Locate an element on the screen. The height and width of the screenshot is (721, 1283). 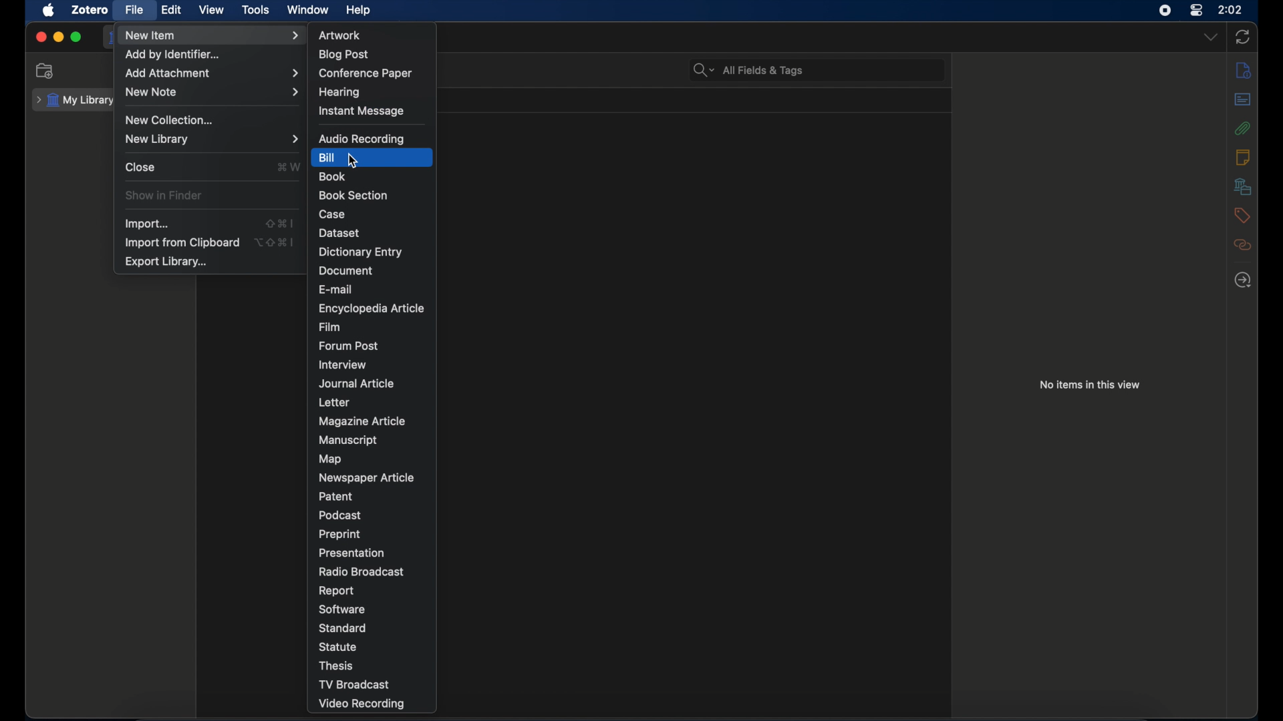
help is located at coordinates (358, 11).